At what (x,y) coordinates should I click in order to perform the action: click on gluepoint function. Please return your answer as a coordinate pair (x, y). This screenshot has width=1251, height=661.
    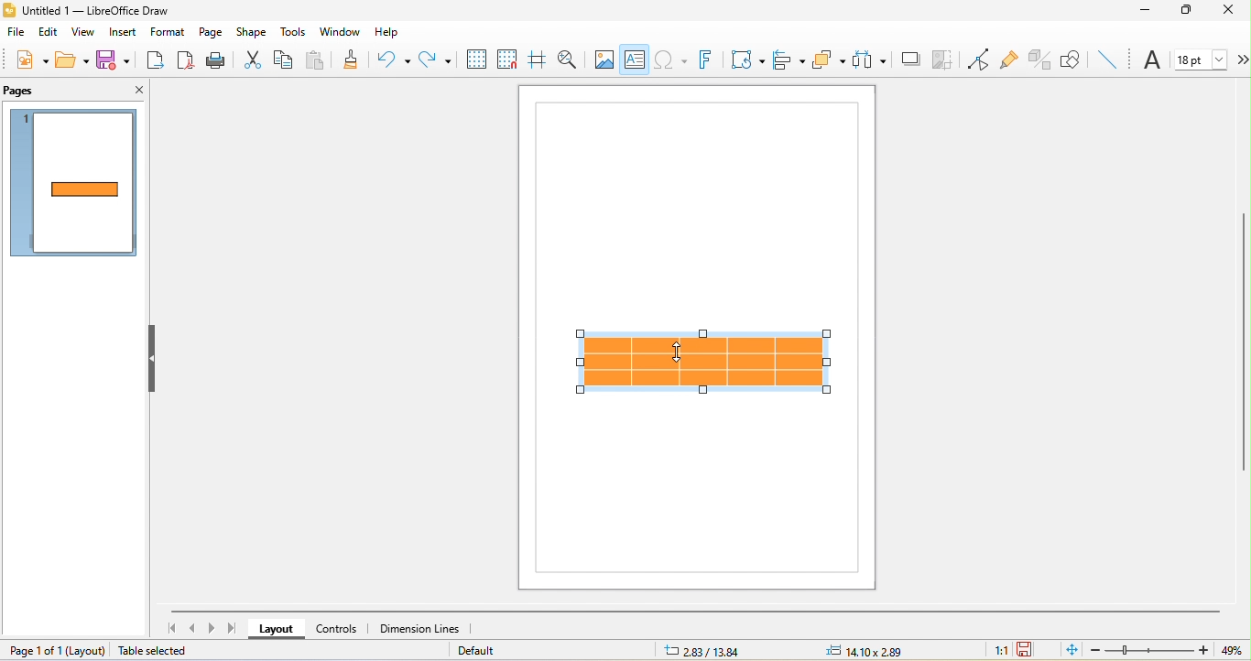
    Looking at the image, I should click on (1011, 60).